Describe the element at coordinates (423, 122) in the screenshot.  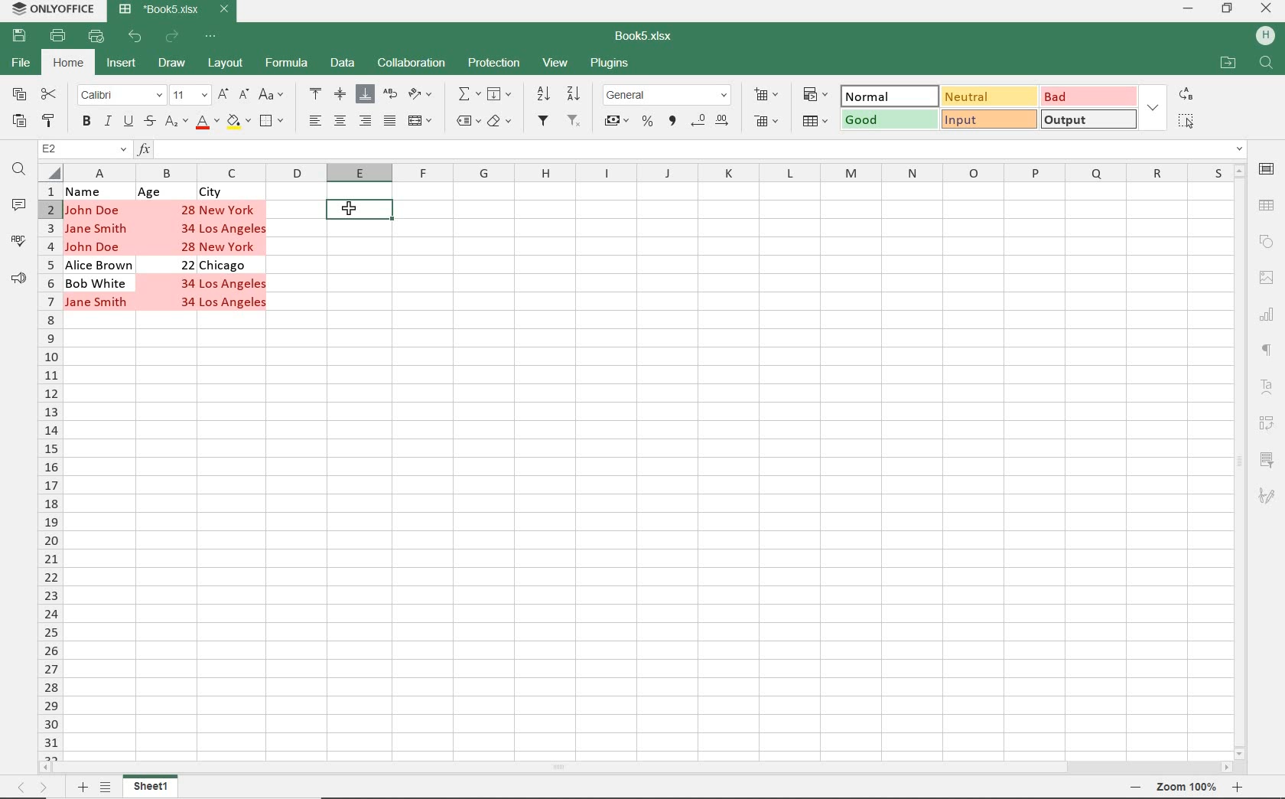
I see `MERGE & CENTER` at that location.